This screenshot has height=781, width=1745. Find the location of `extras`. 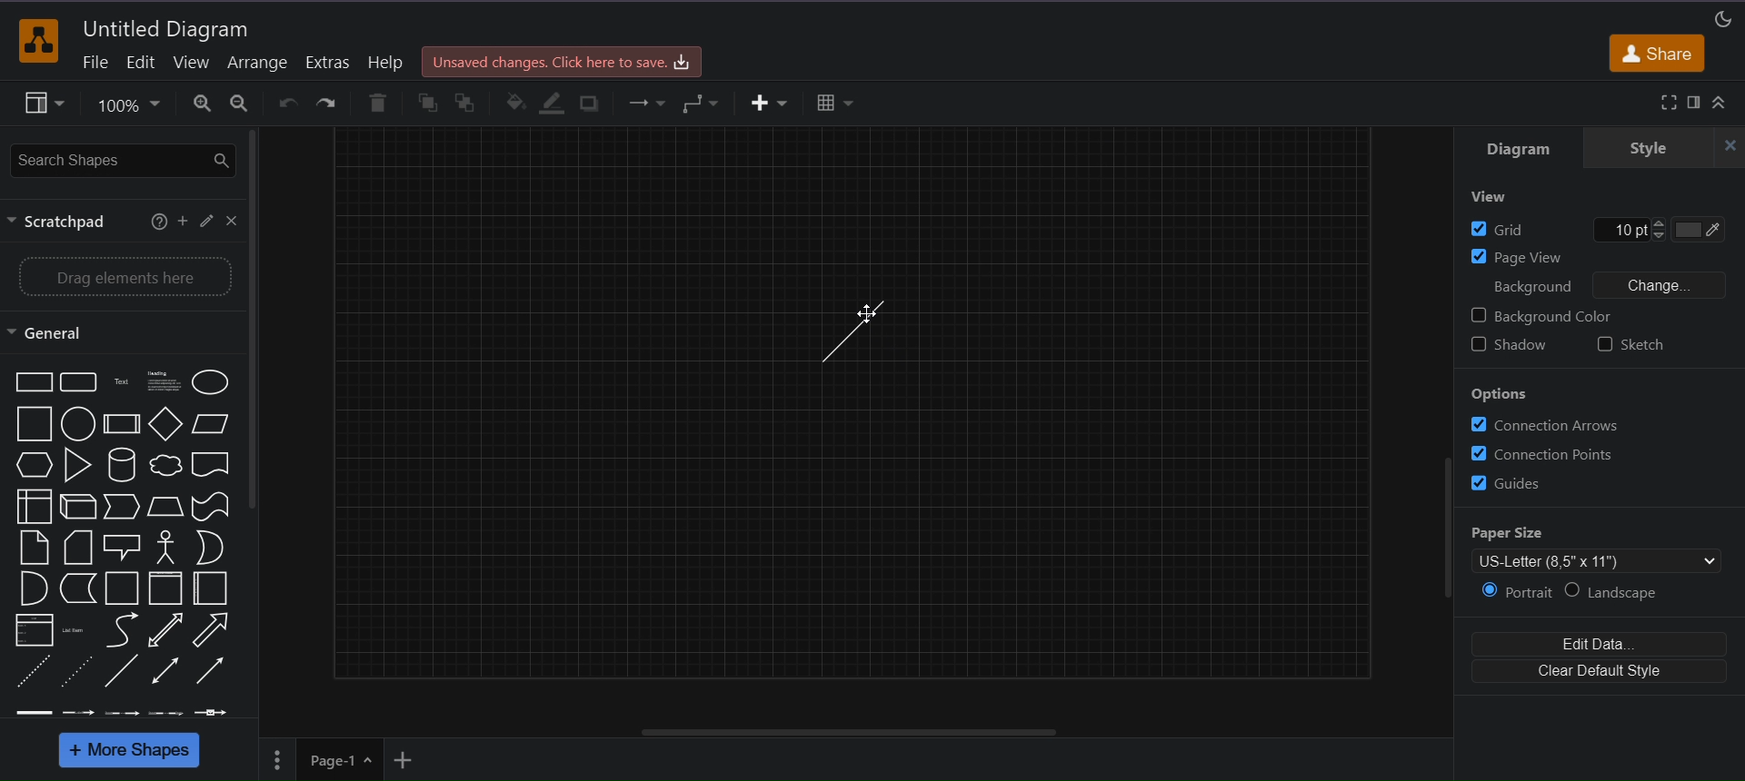

extras is located at coordinates (328, 63).